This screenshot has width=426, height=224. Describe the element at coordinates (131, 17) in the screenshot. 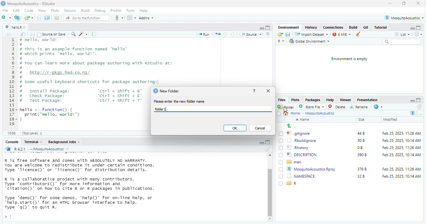

I see `option` at that location.